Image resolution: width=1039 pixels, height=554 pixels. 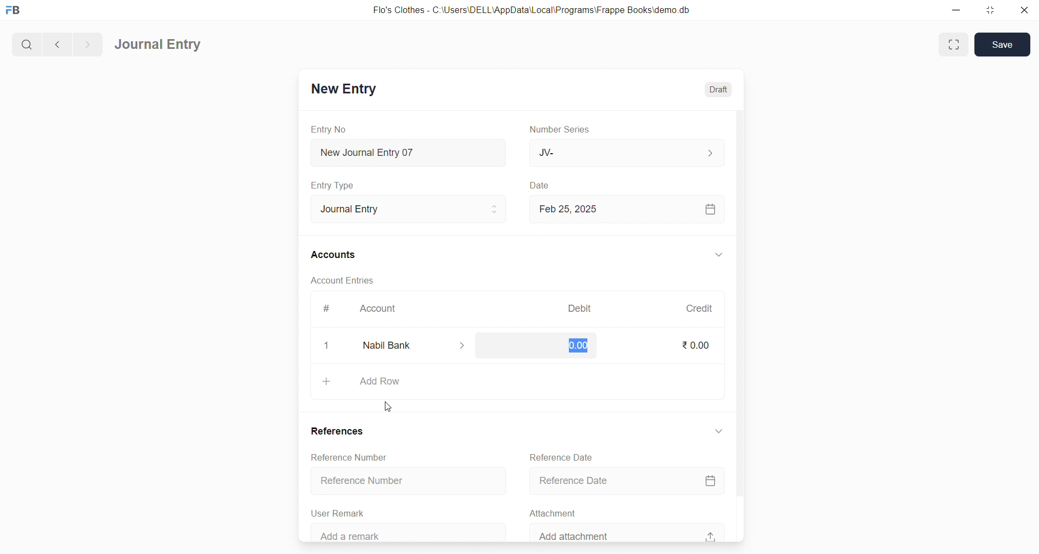 What do you see at coordinates (333, 185) in the screenshot?
I see `Entry Type` at bounding box center [333, 185].